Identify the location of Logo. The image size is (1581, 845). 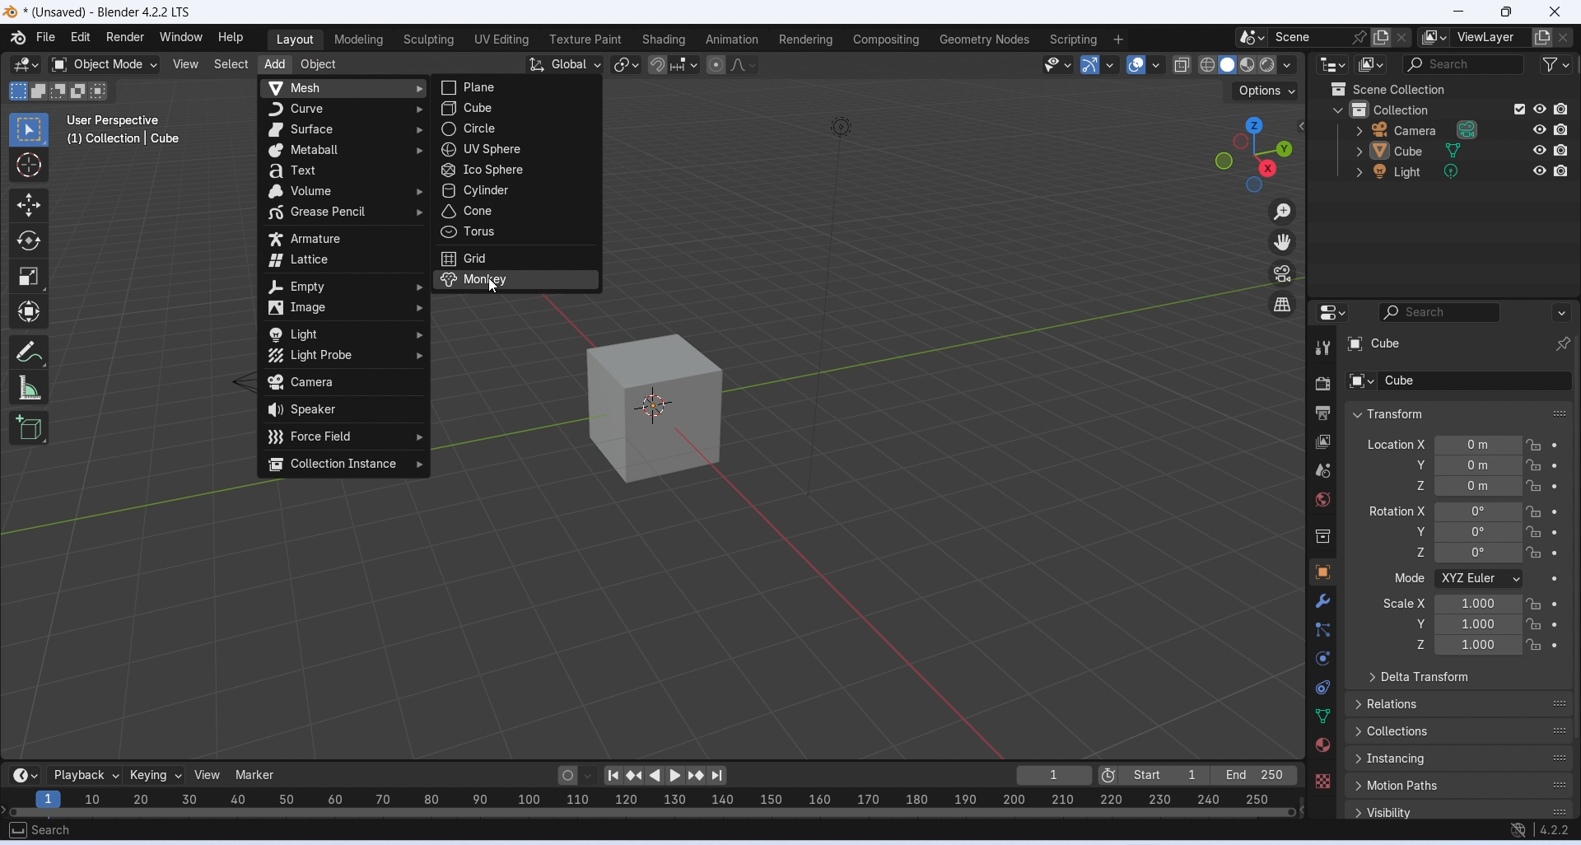
(11, 13).